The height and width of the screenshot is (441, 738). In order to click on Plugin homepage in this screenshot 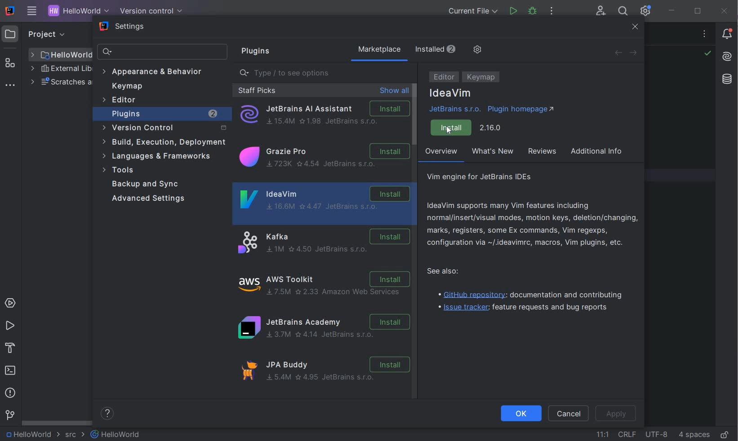, I will do `click(521, 108)`.